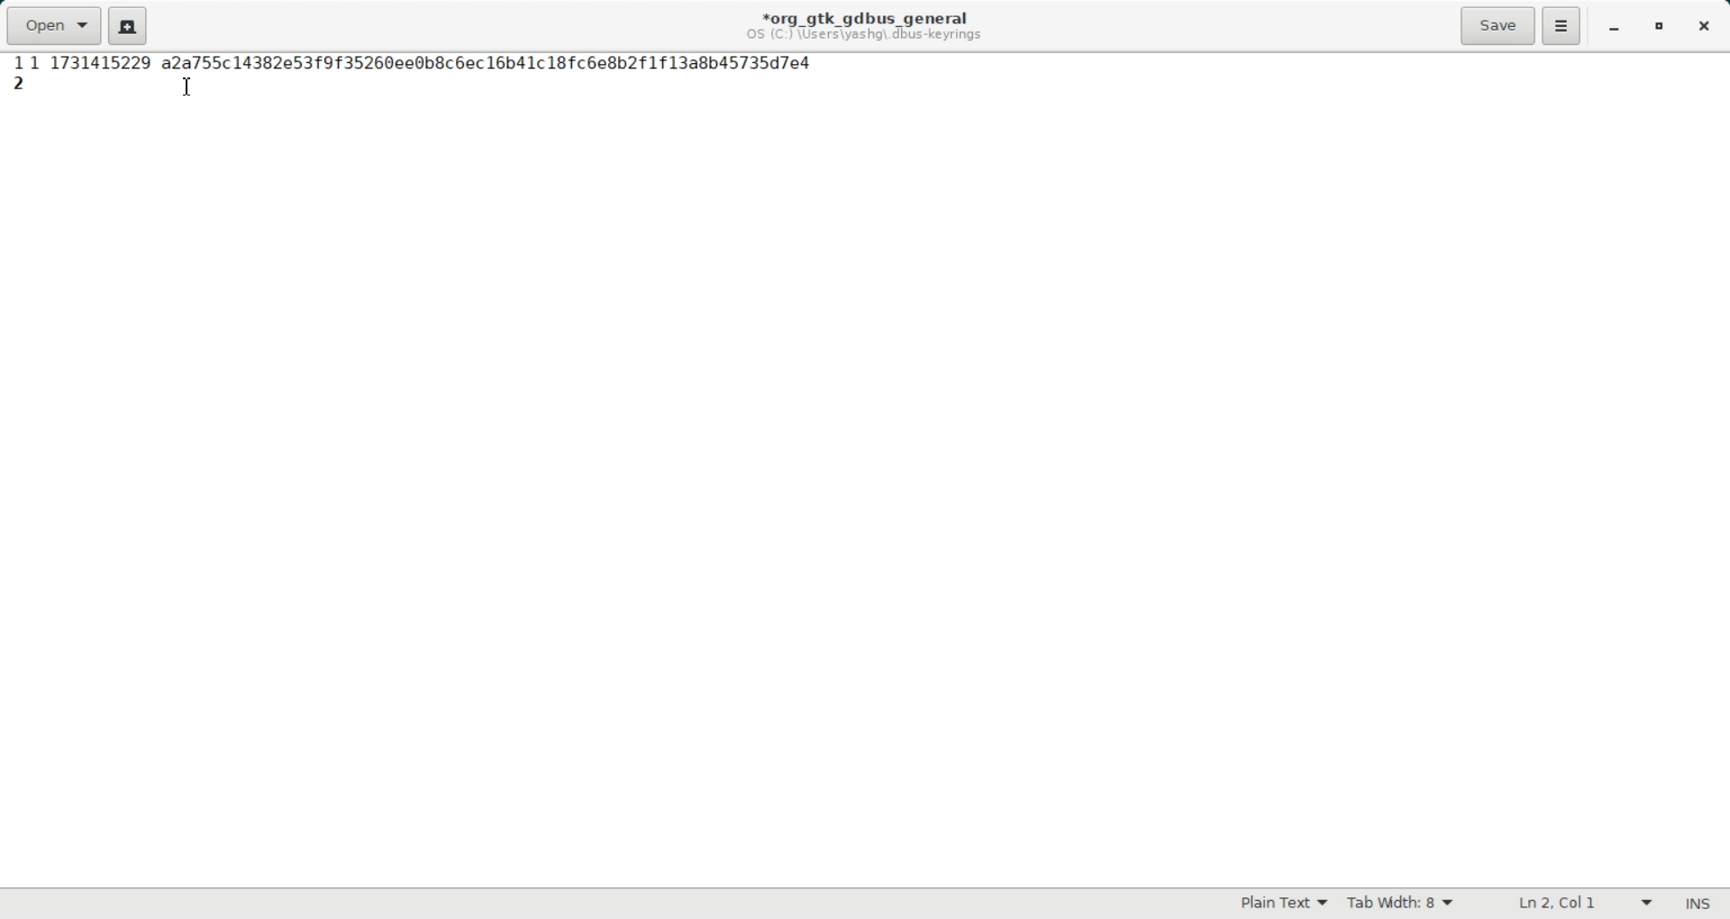 This screenshot has width=1730, height=919. What do you see at coordinates (421, 61) in the screenshot?
I see `highlighted text` at bounding box center [421, 61].